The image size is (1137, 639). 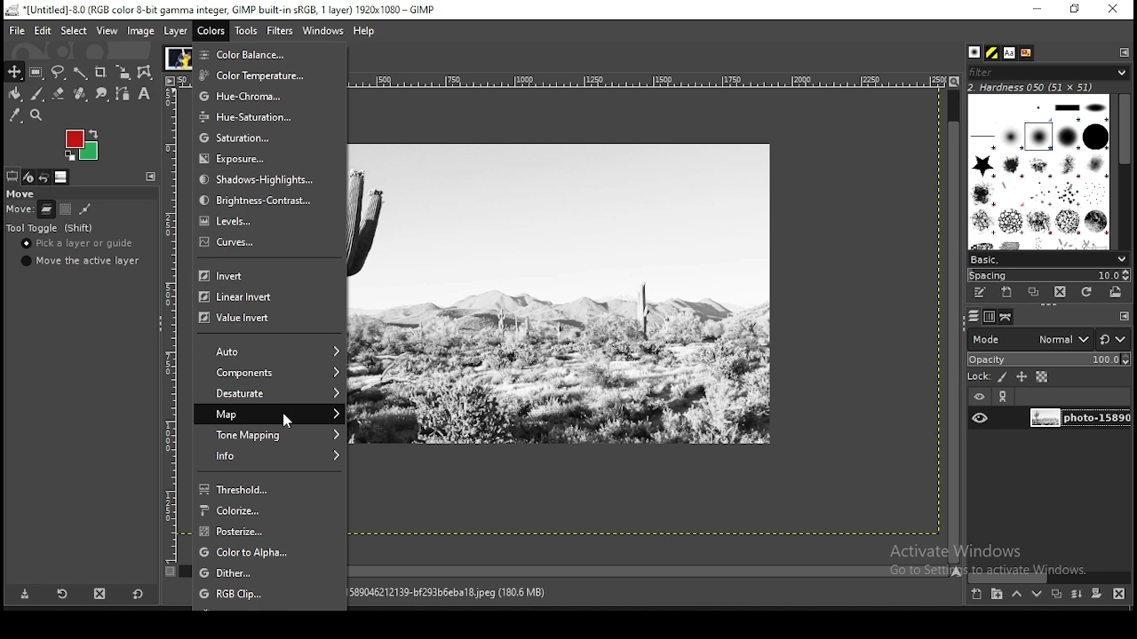 I want to click on layer, so click(x=177, y=31).